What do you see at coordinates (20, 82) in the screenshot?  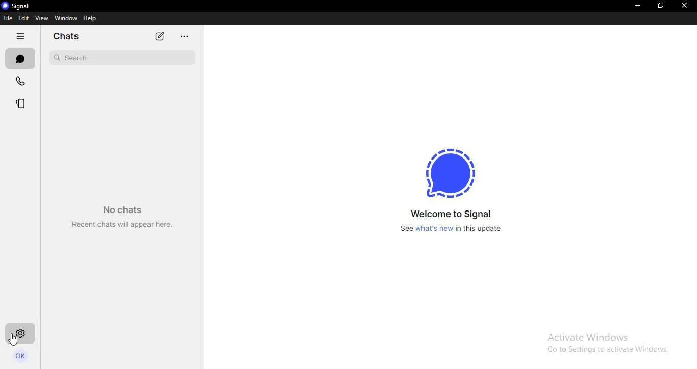 I see `calls` at bounding box center [20, 82].